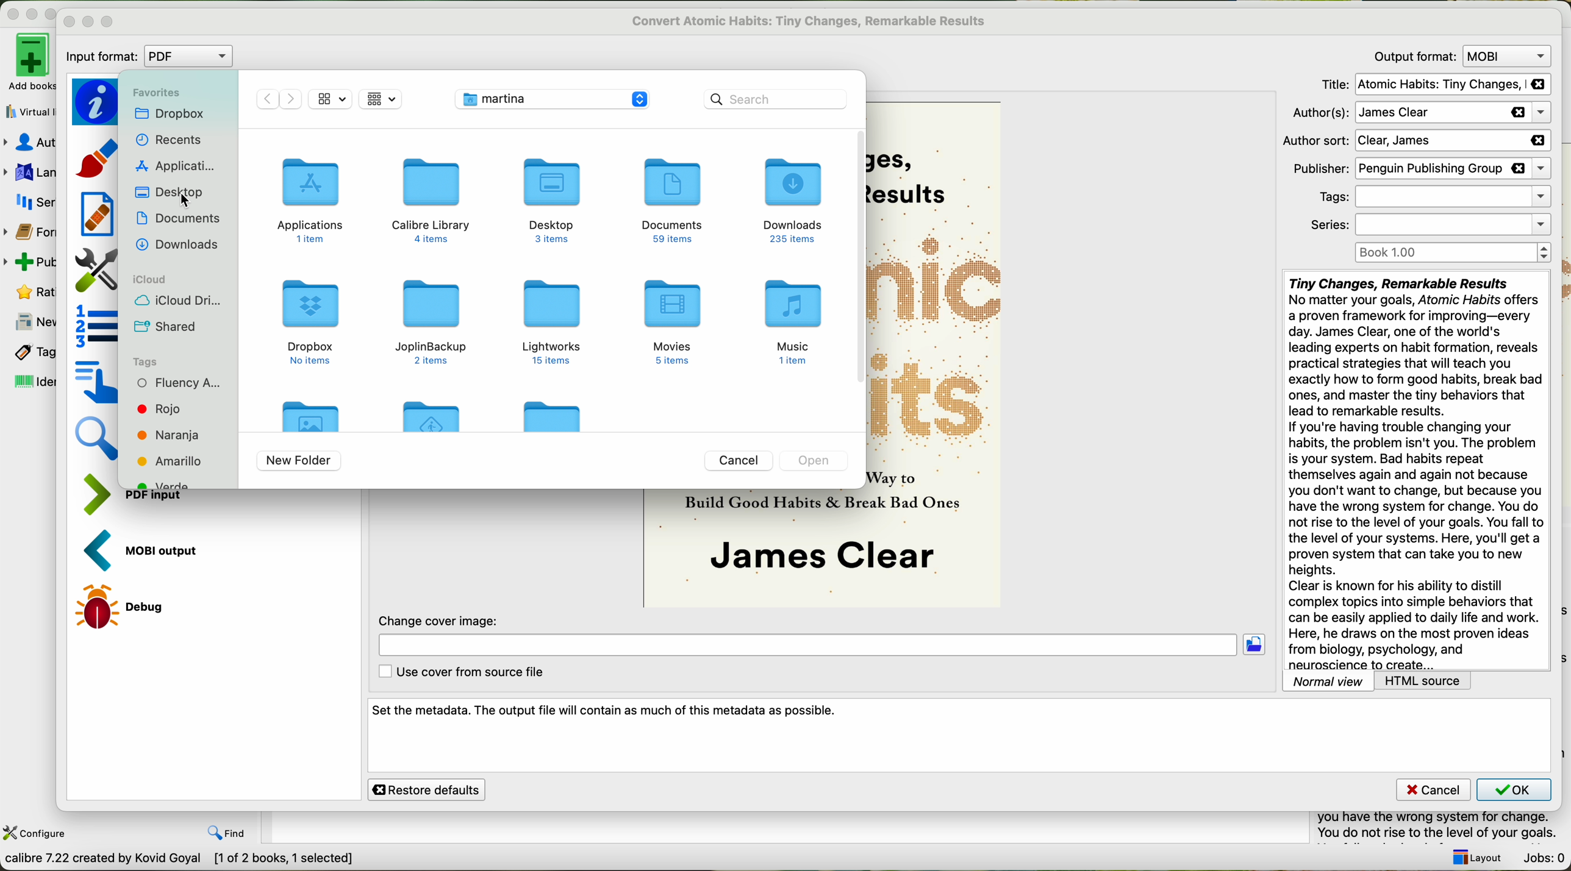 This screenshot has width=1571, height=871. What do you see at coordinates (1459, 55) in the screenshot?
I see `output format: MOVI` at bounding box center [1459, 55].